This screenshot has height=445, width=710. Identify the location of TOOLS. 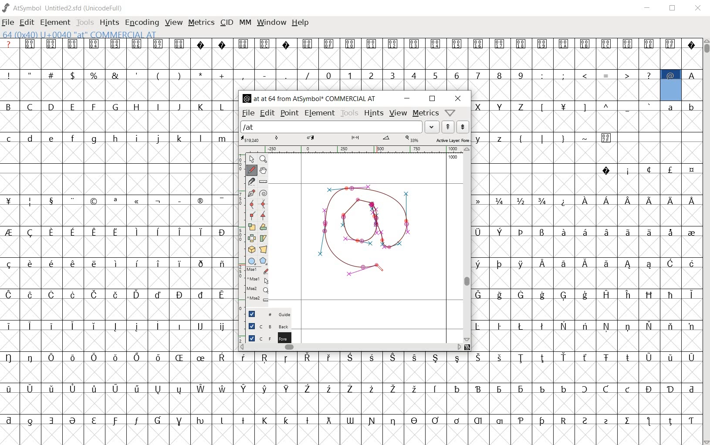
(85, 23).